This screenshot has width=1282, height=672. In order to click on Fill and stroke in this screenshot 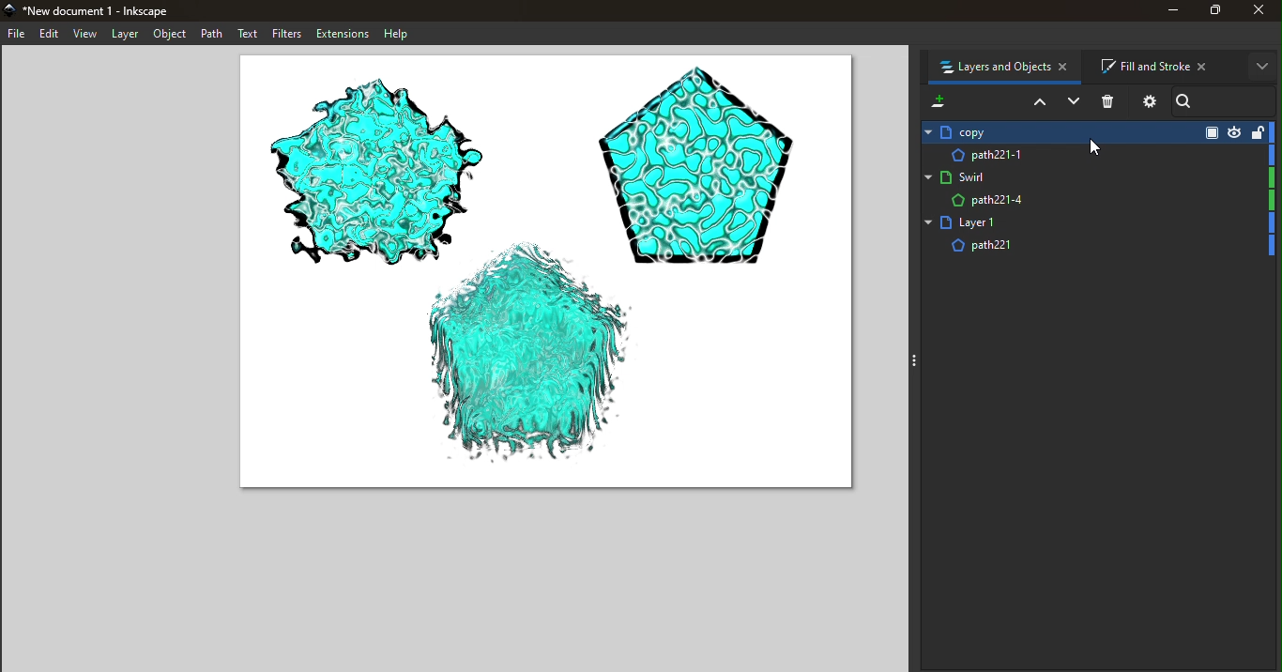, I will do `click(1161, 65)`.